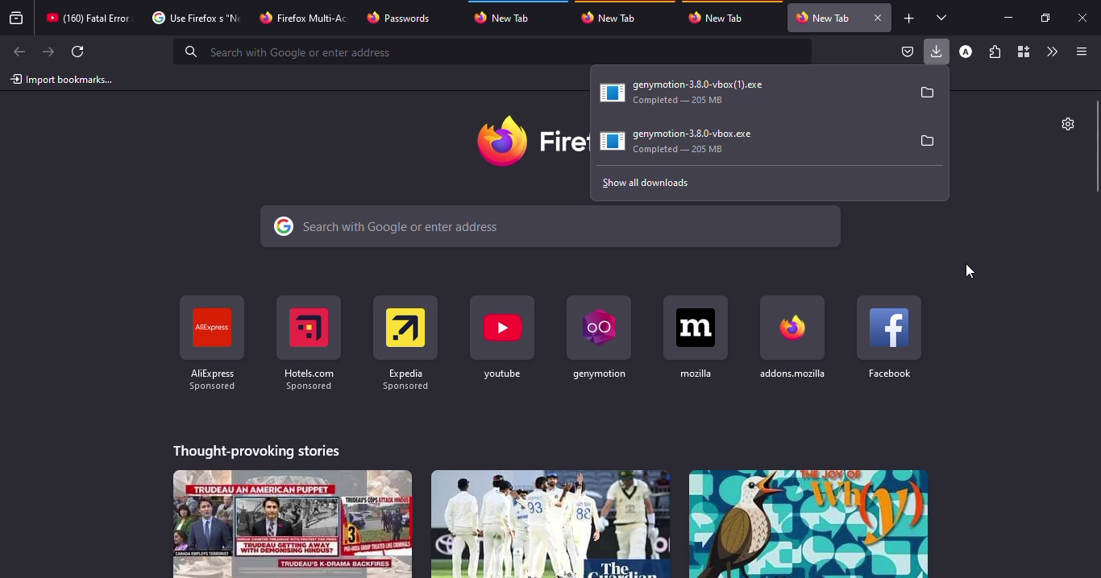 Image resolution: width=1101 pixels, height=578 pixels. Describe the element at coordinates (808, 523) in the screenshot. I see `stories` at that location.